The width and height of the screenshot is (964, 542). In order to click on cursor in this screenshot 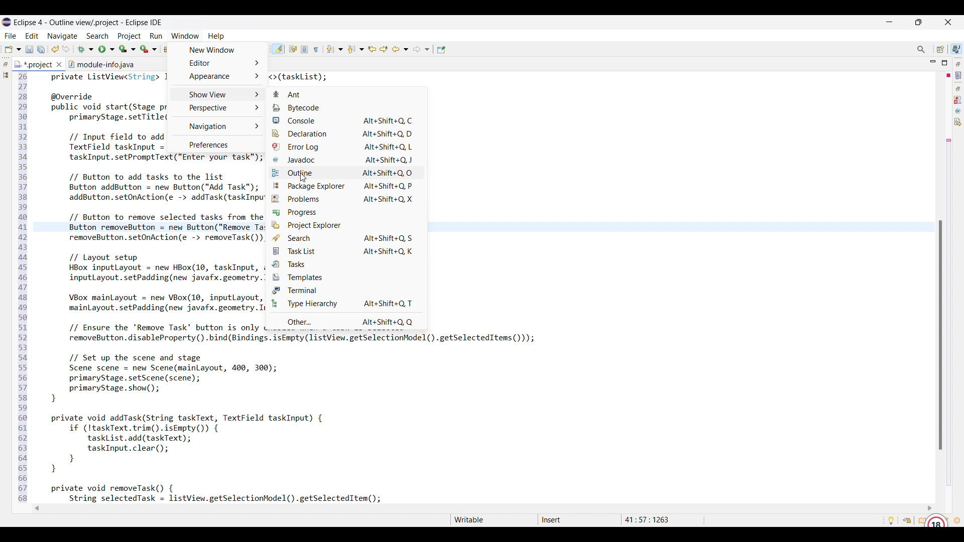, I will do `click(303, 178)`.